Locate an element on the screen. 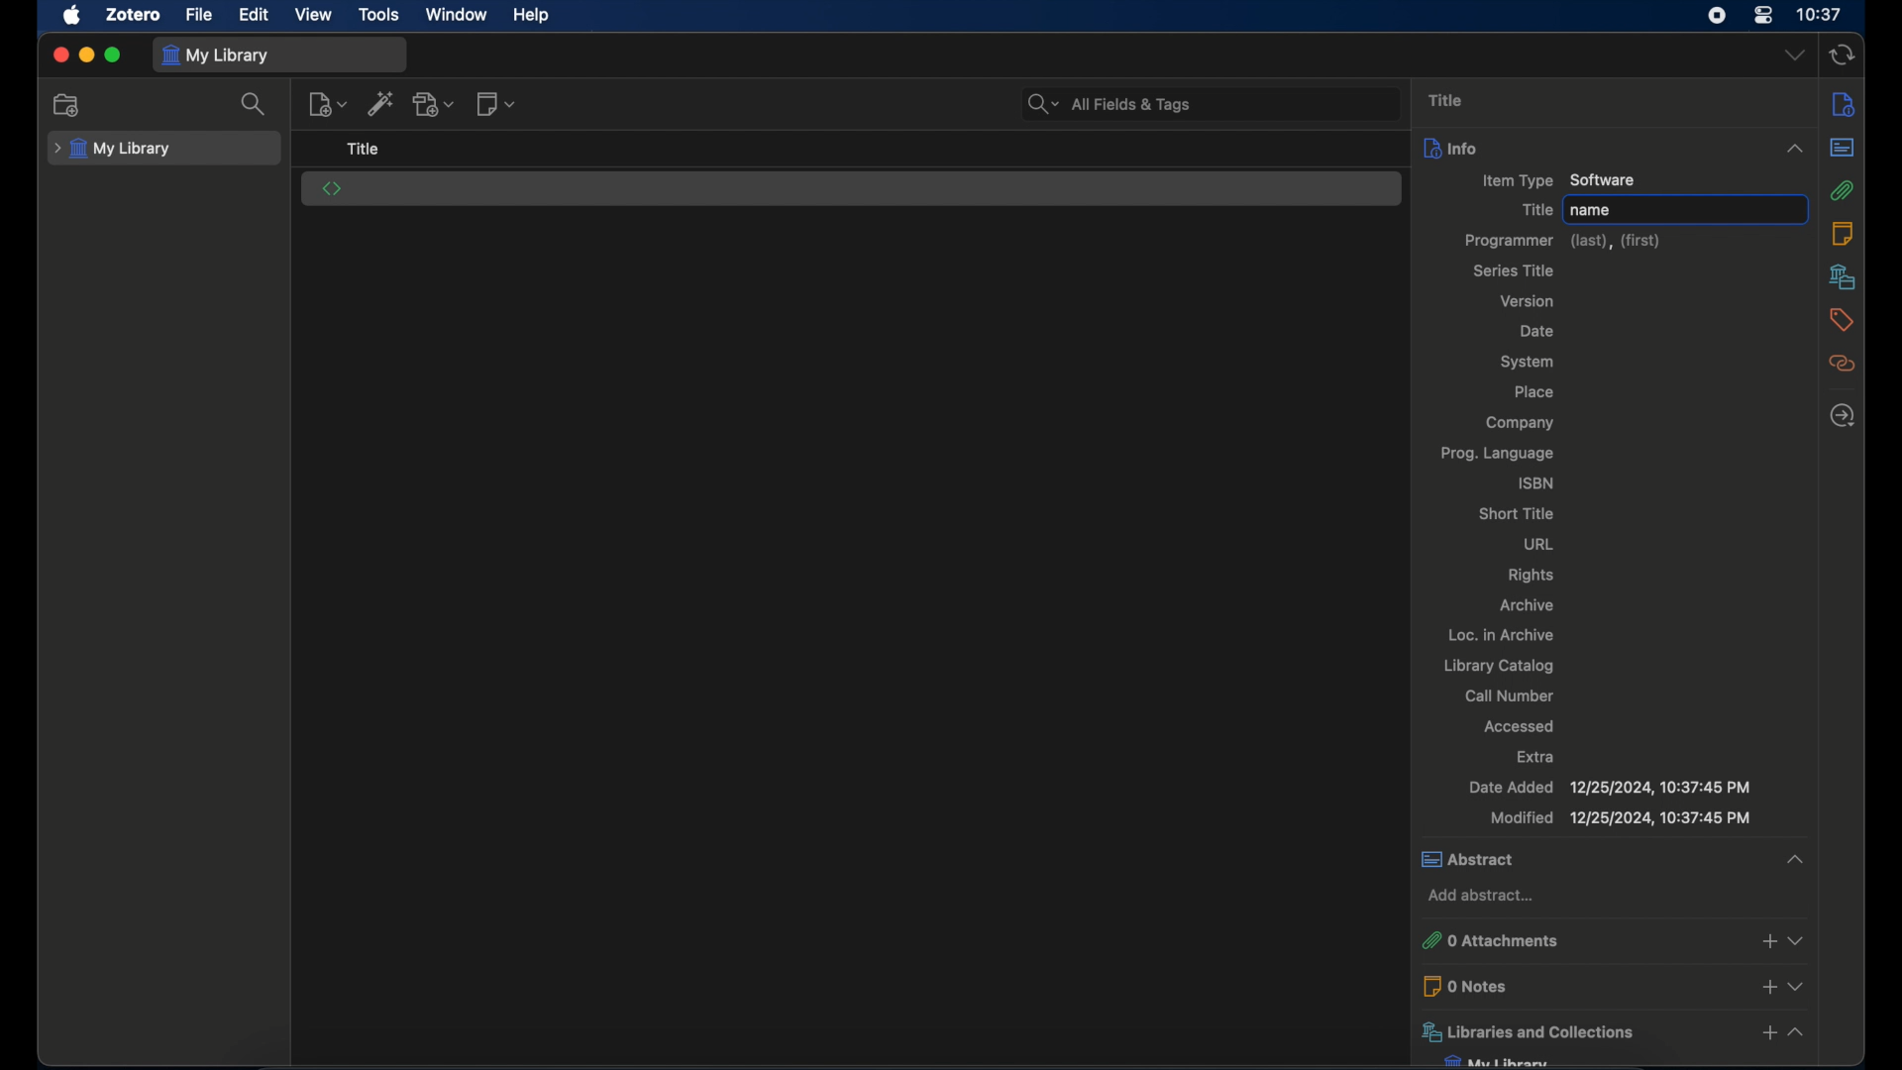 The height and width of the screenshot is (1070, 1902). dropdown is located at coordinates (1797, 985).